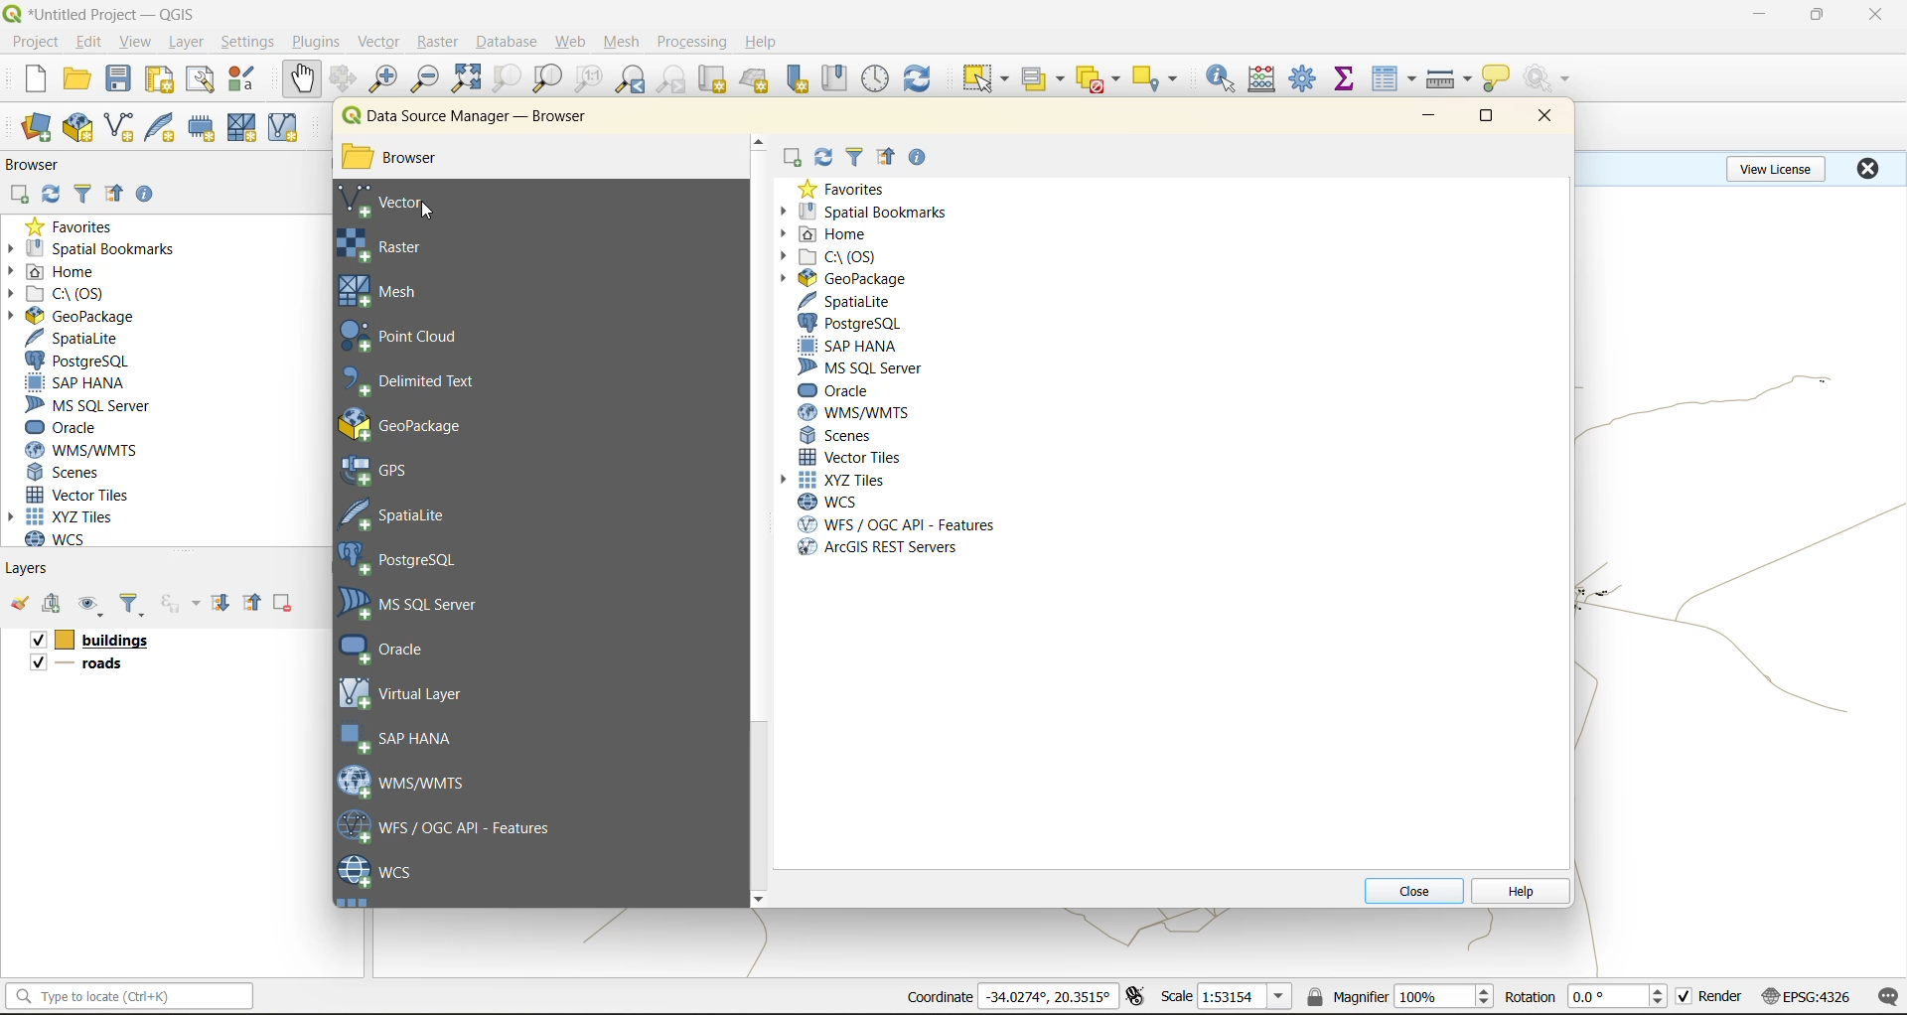 The height and width of the screenshot is (1015, 1907). What do you see at coordinates (406, 692) in the screenshot?
I see `virtual layer` at bounding box center [406, 692].